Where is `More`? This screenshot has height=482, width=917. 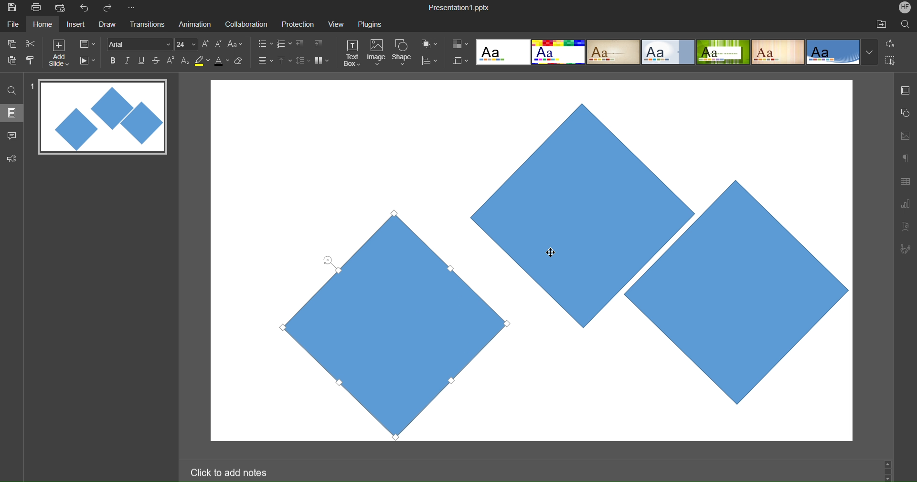 More is located at coordinates (133, 8).